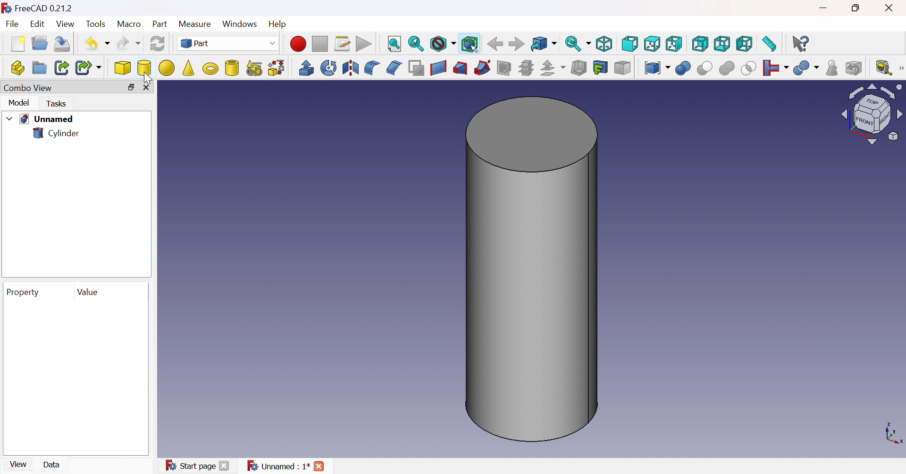  What do you see at coordinates (286, 466) in the screenshot?
I see `Unnamed : 1*` at bounding box center [286, 466].